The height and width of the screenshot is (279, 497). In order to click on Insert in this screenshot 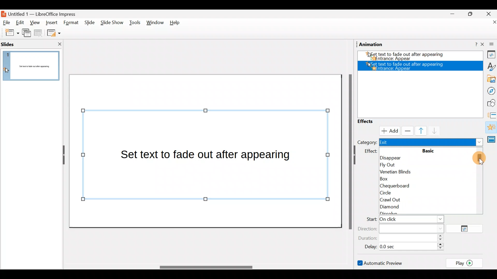, I will do `click(52, 22)`.